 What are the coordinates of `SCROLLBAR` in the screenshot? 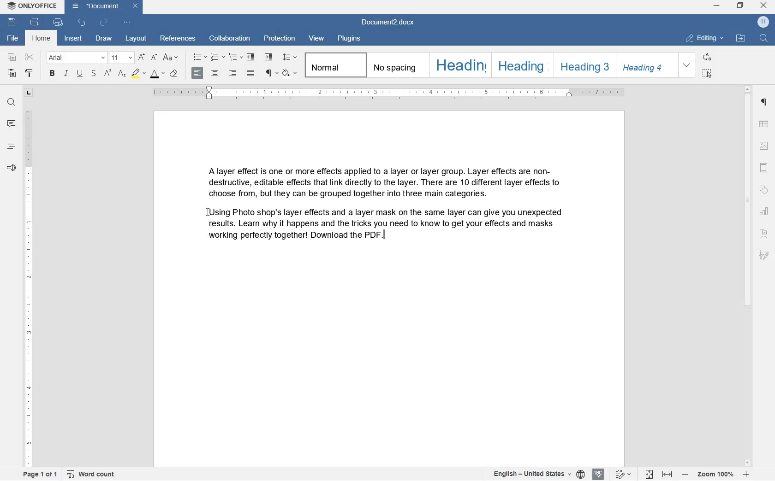 It's located at (748, 276).